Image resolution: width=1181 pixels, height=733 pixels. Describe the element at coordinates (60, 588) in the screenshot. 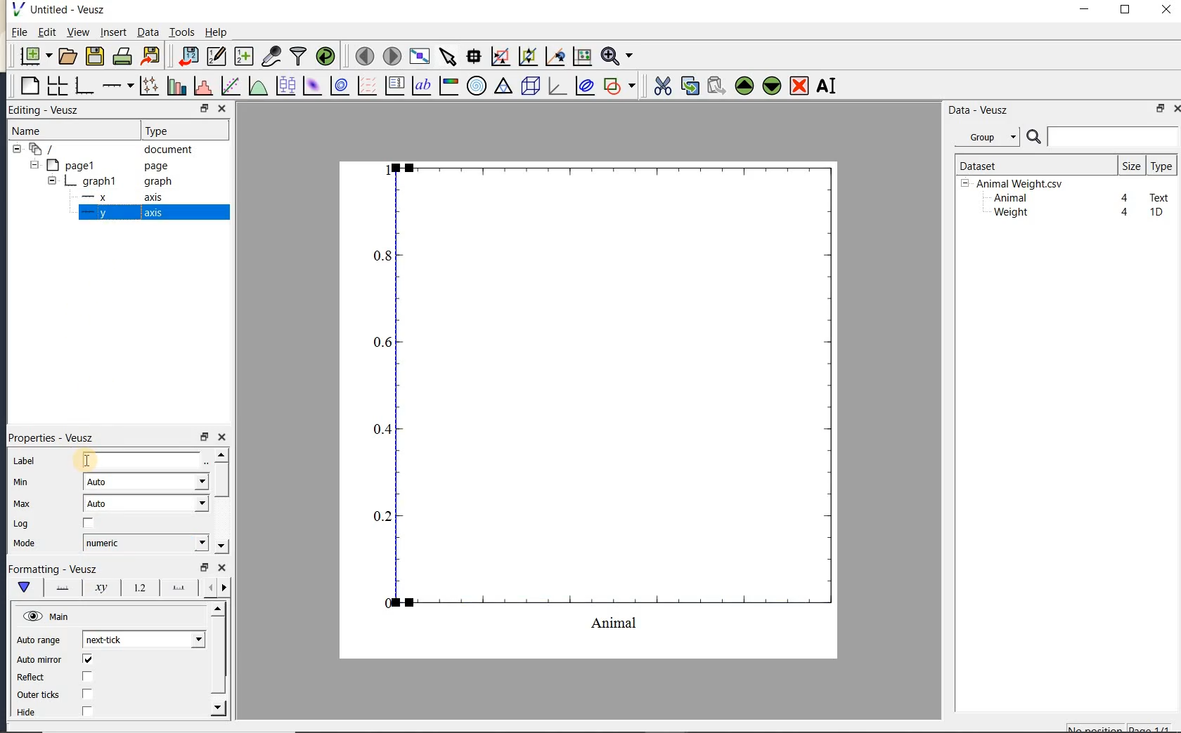

I see `axis line` at that location.